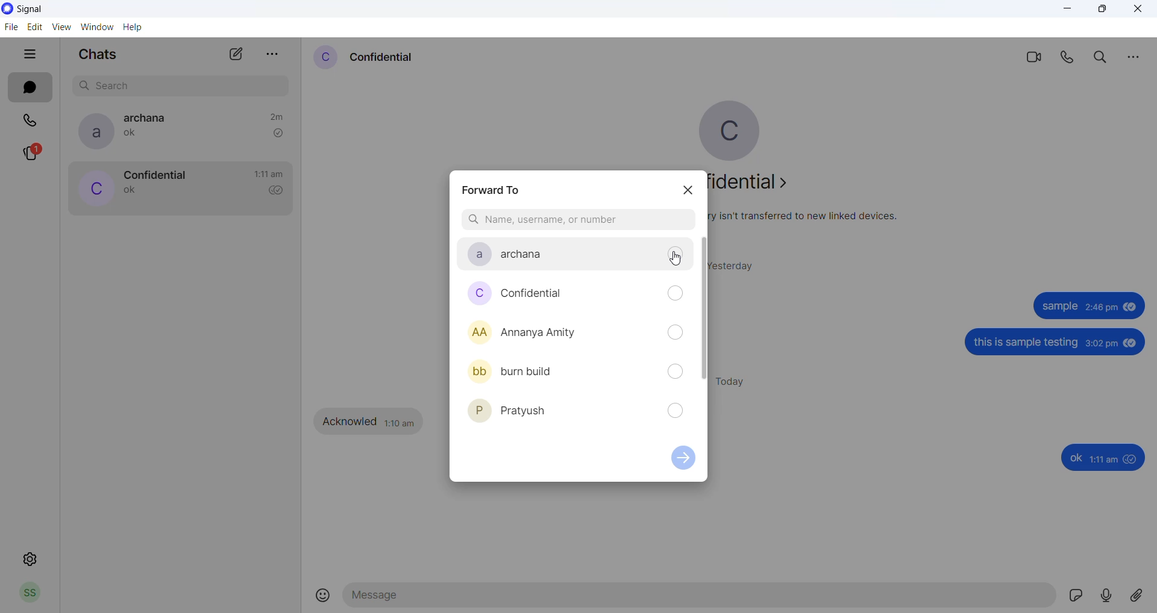 This screenshot has width=1157, height=613. Describe the element at coordinates (701, 599) in the screenshot. I see `message text area` at that location.